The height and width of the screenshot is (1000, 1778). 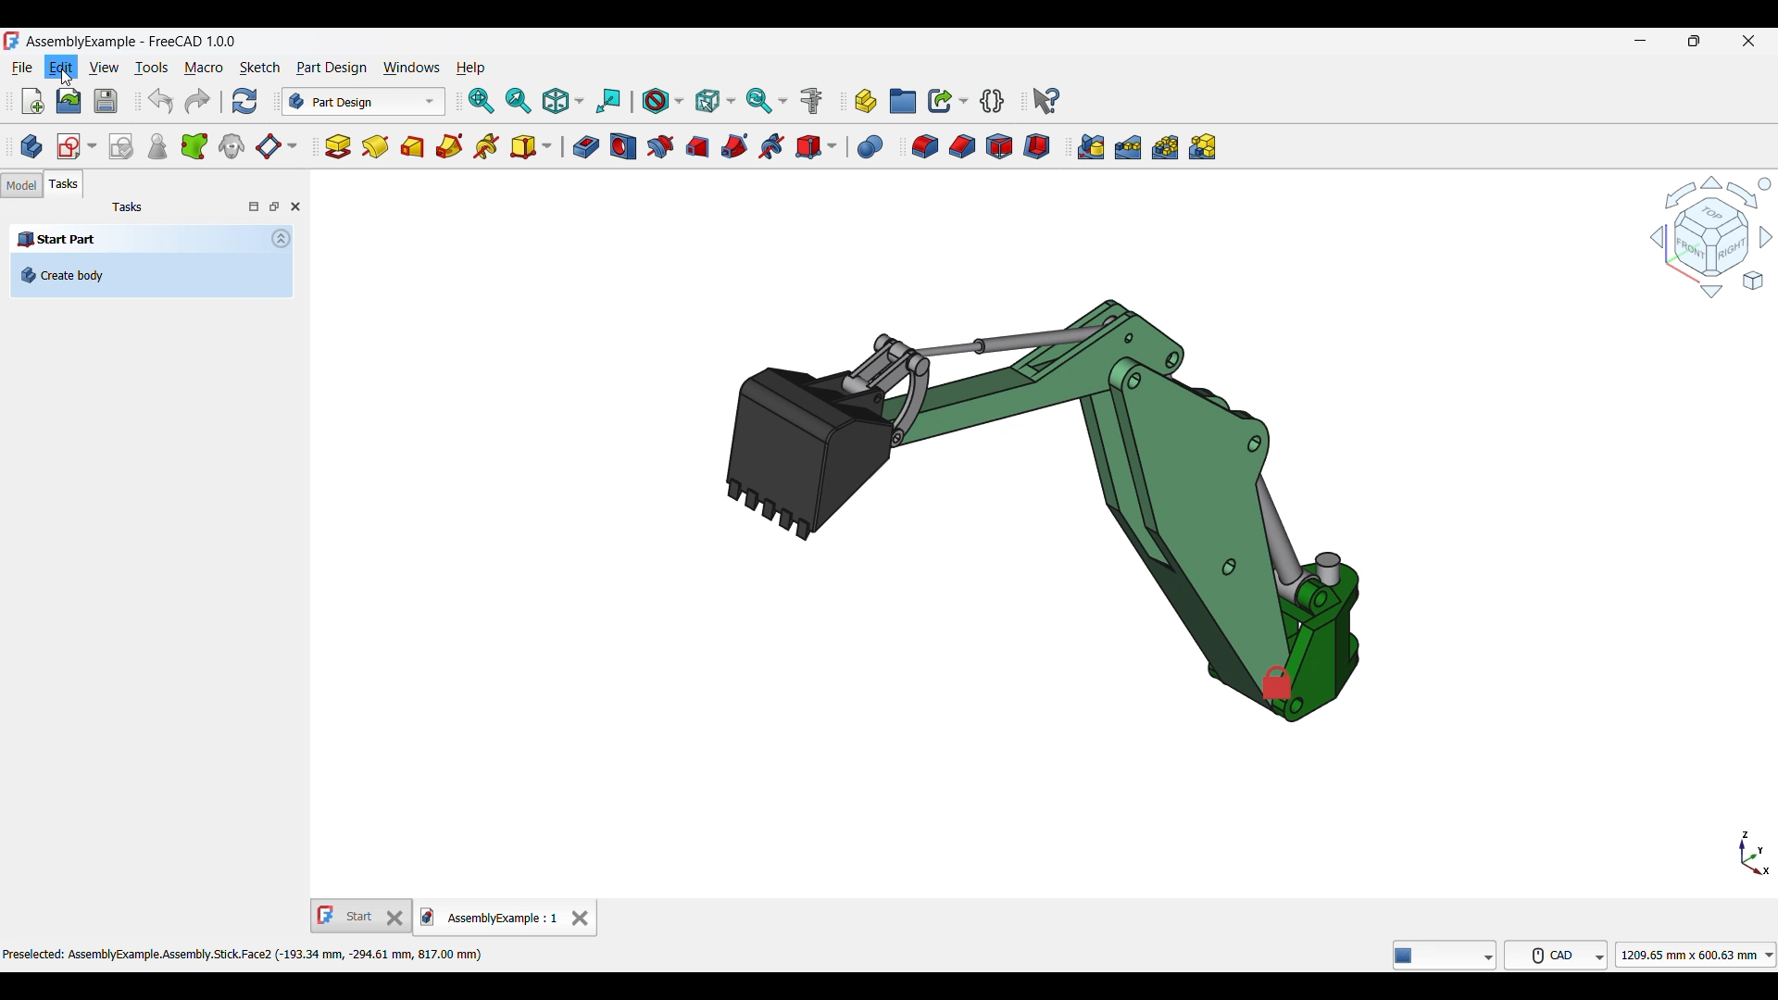 What do you see at coordinates (252, 952) in the screenshot?
I see `Preselected: AssemblyExample.Assembly.Stick.Face2 (-193.34 mm, -294.61 mm, 817.00 mm)` at bounding box center [252, 952].